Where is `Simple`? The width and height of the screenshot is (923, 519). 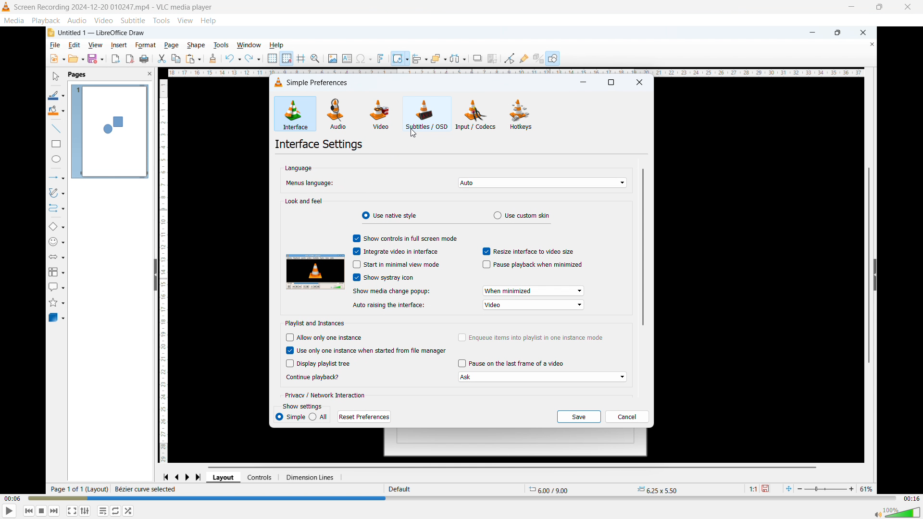
Simple is located at coordinates (290, 418).